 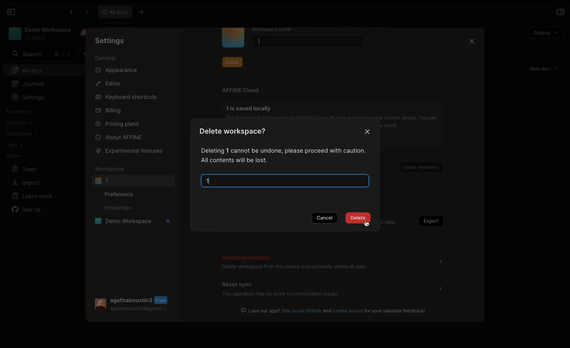 What do you see at coordinates (294, 268) in the screenshot?
I see `Delete workspace from this device and optionally delete all data.` at bounding box center [294, 268].